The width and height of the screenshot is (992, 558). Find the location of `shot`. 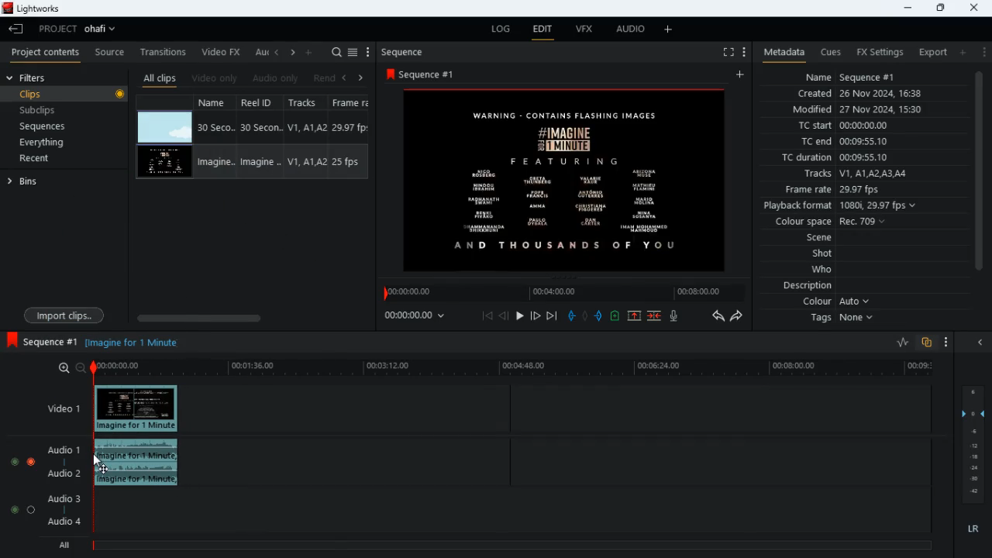

shot is located at coordinates (824, 255).